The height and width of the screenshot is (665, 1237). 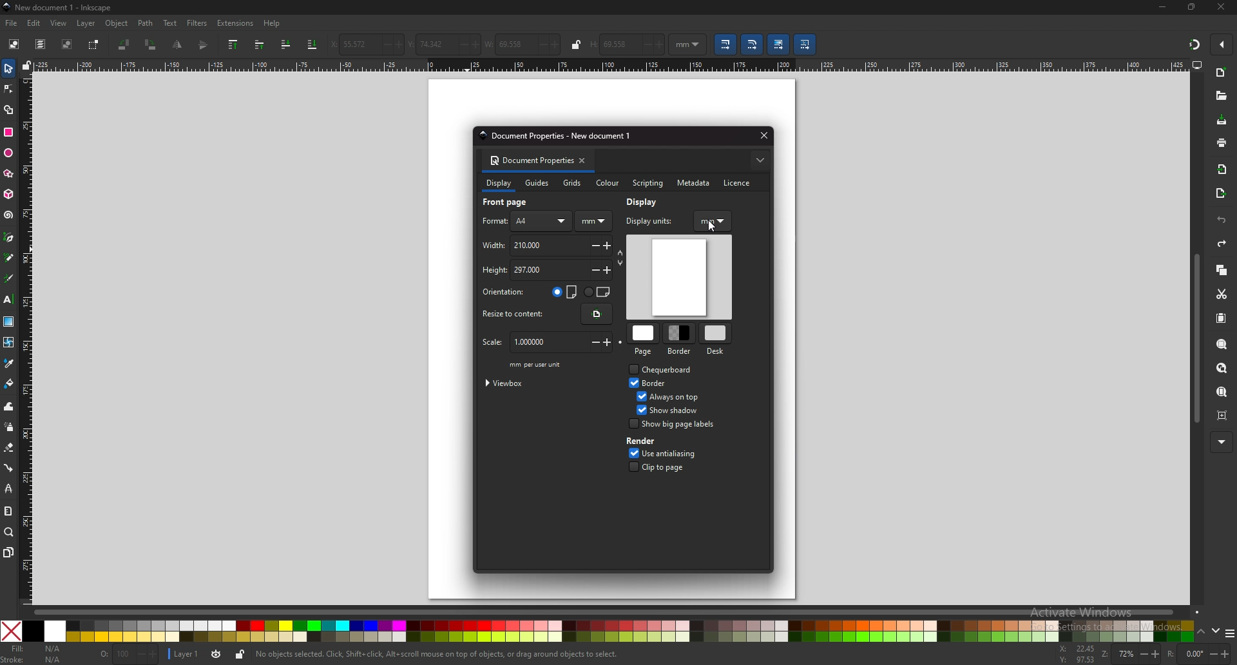 What do you see at coordinates (678, 276) in the screenshot?
I see `page preview` at bounding box center [678, 276].